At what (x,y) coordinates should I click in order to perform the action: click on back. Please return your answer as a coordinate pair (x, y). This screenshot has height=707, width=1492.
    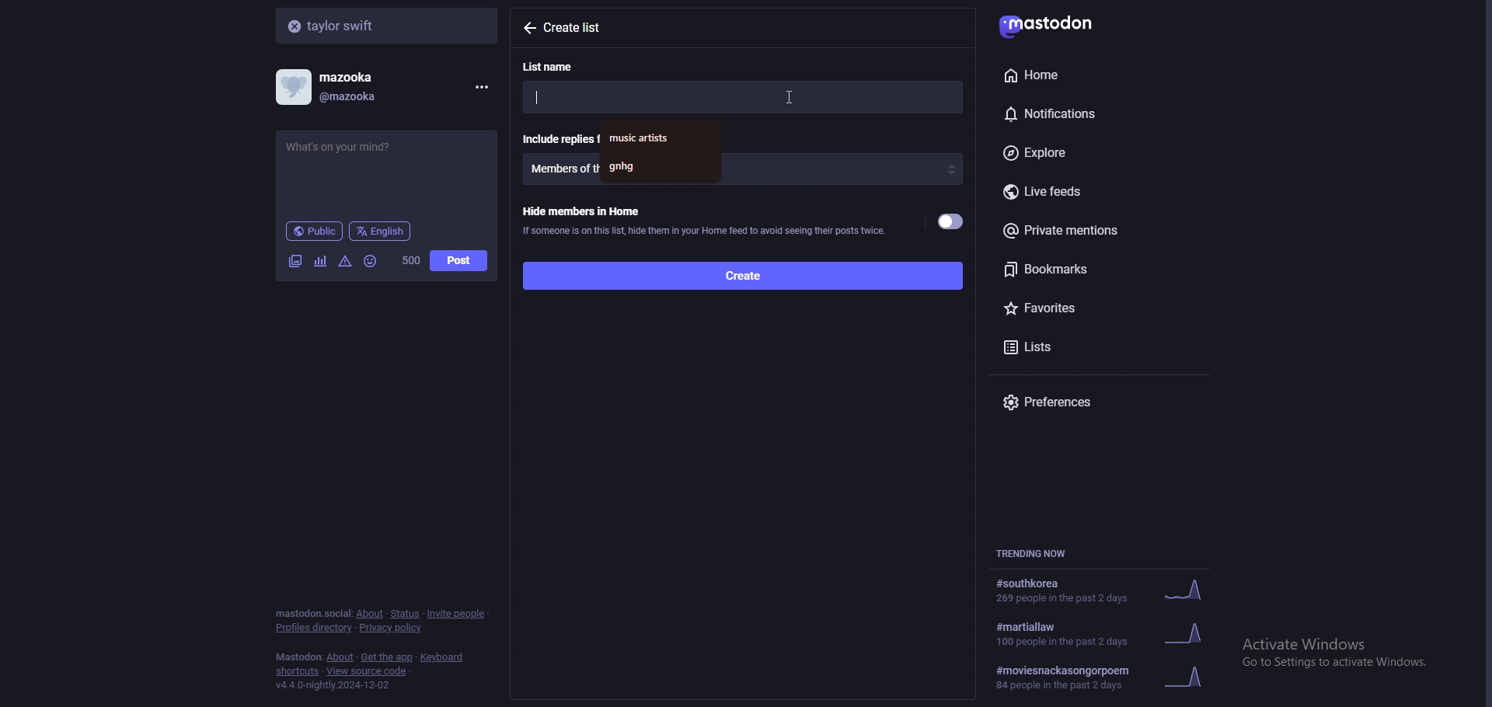
    Looking at the image, I should click on (528, 27).